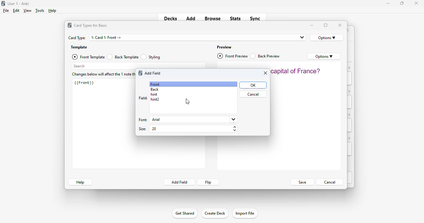 This screenshot has height=223, width=424. Describe the element at coordinates (224, 47) in the screenshot. I see `preview` at that location.